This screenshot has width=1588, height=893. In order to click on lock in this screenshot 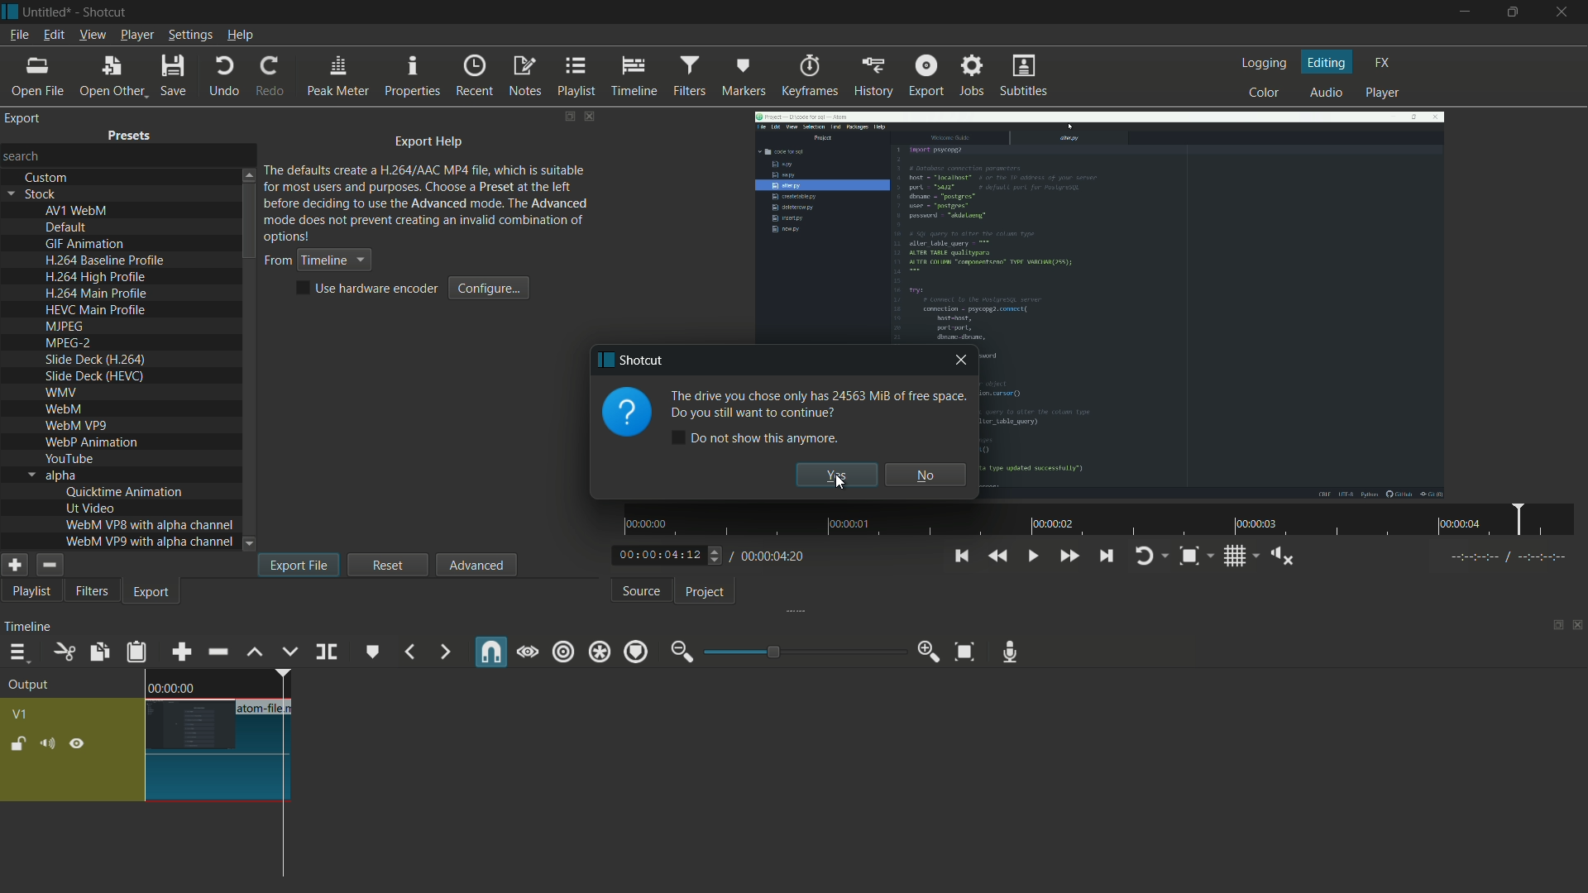, I will do `click(18, 743)`.